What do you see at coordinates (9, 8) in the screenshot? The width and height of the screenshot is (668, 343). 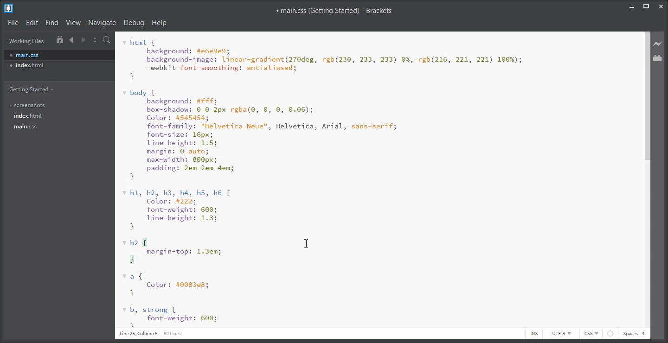 I see `Logo` at bounding box center [9, 8].